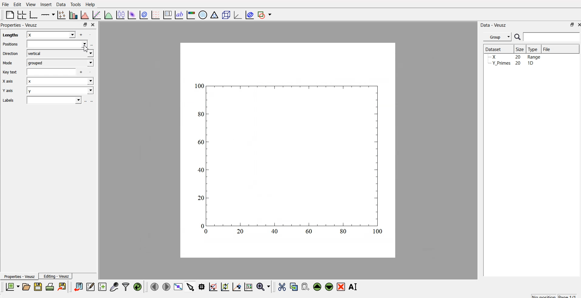 This screenshot has width=581, height=298. I want to click on close, so click(577, 25).